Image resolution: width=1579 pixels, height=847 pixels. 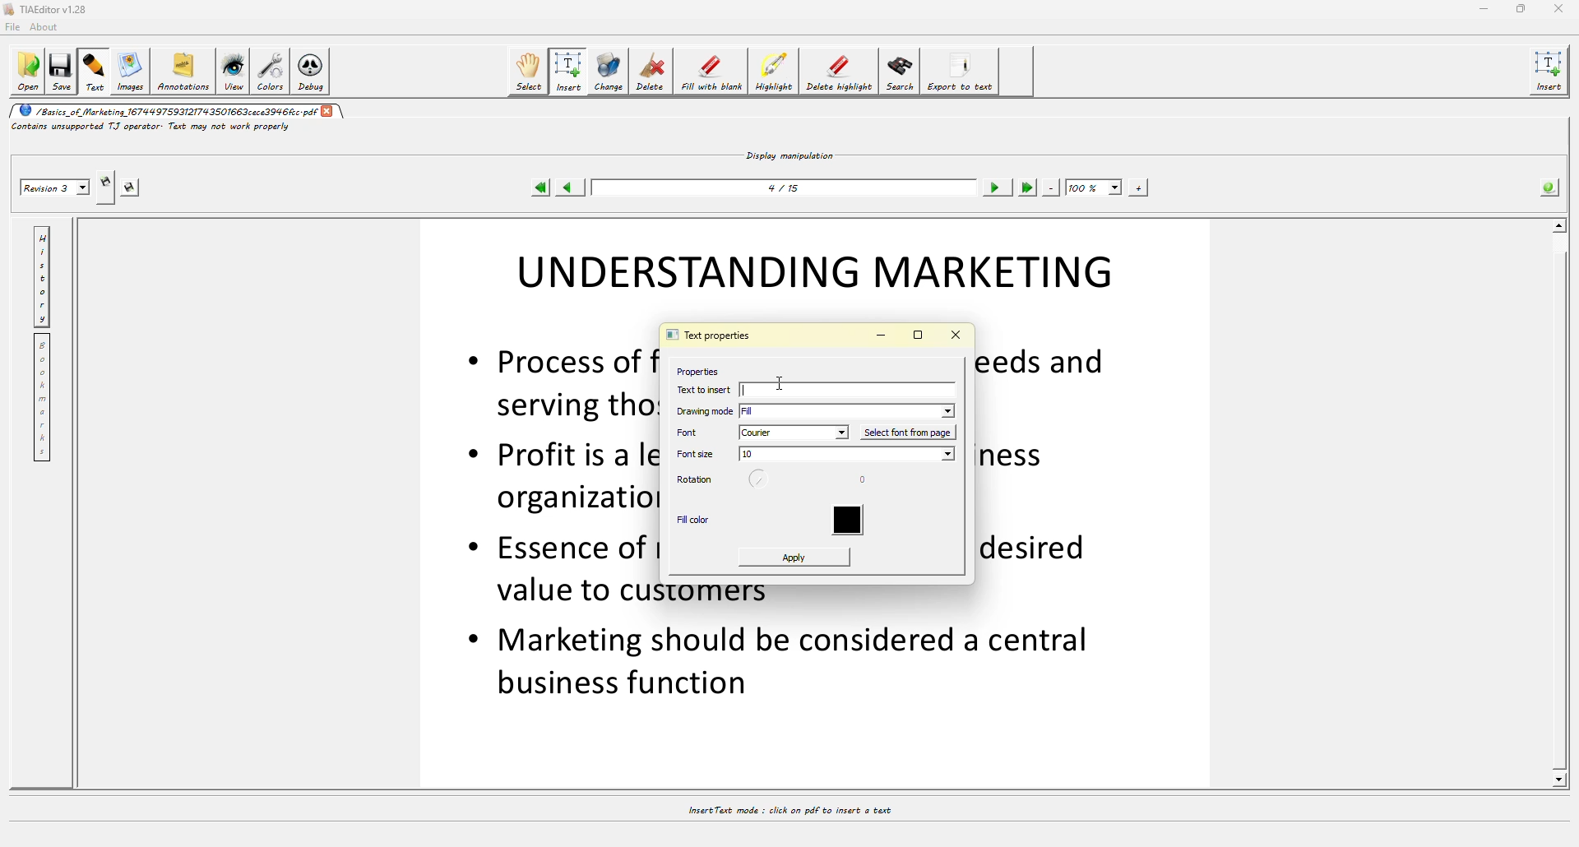 I want to click on text cursor, so click(x=782, y=382).